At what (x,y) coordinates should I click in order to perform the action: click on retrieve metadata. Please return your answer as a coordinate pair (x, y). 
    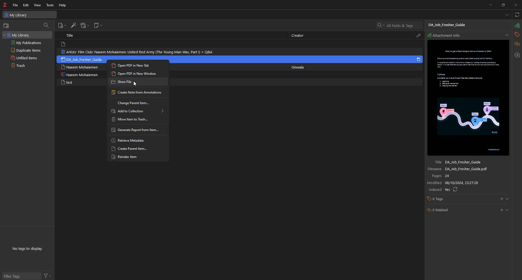
    Looking at the image, I should click on (137, 140).